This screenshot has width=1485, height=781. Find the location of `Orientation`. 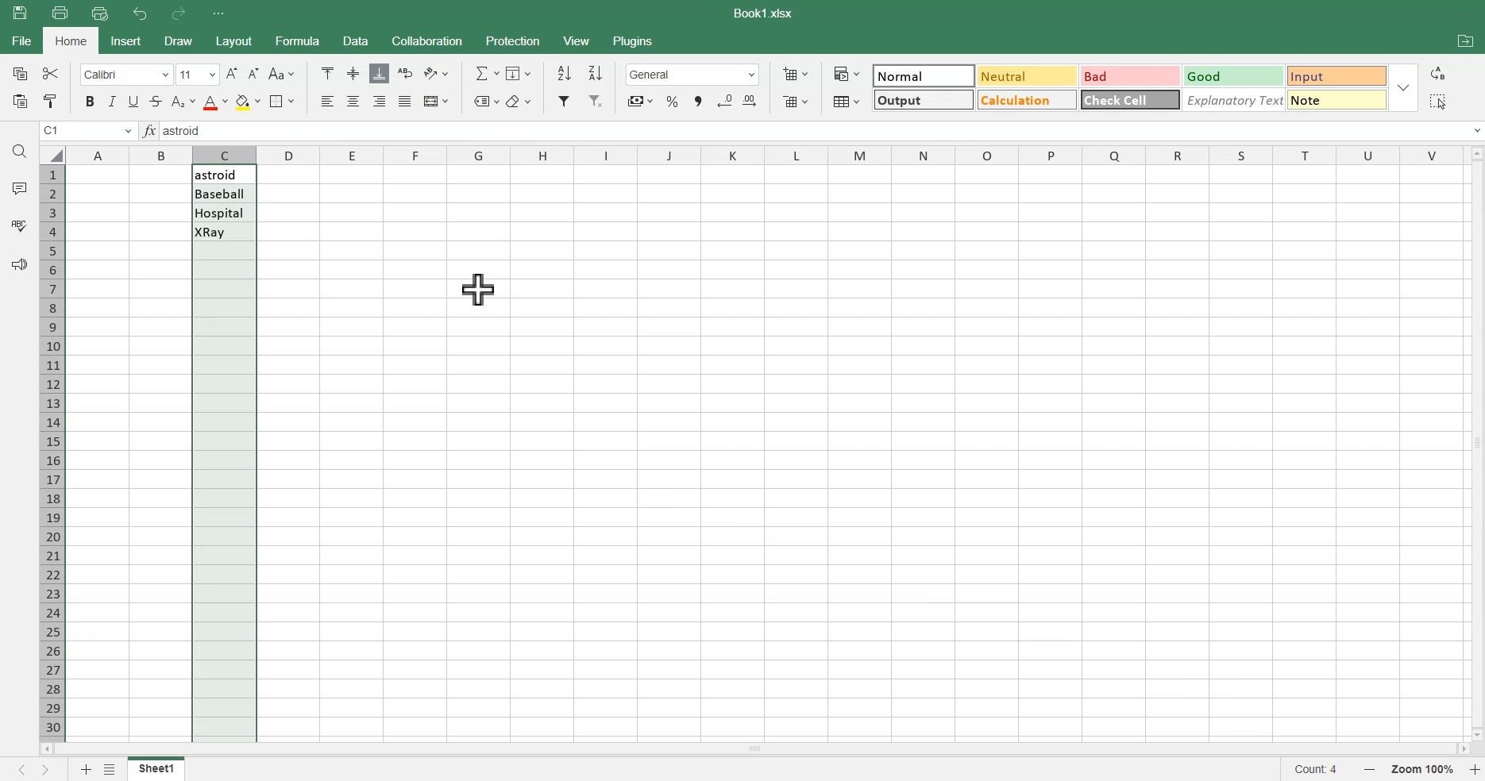

Orientation is located at coordinates (436, 73).